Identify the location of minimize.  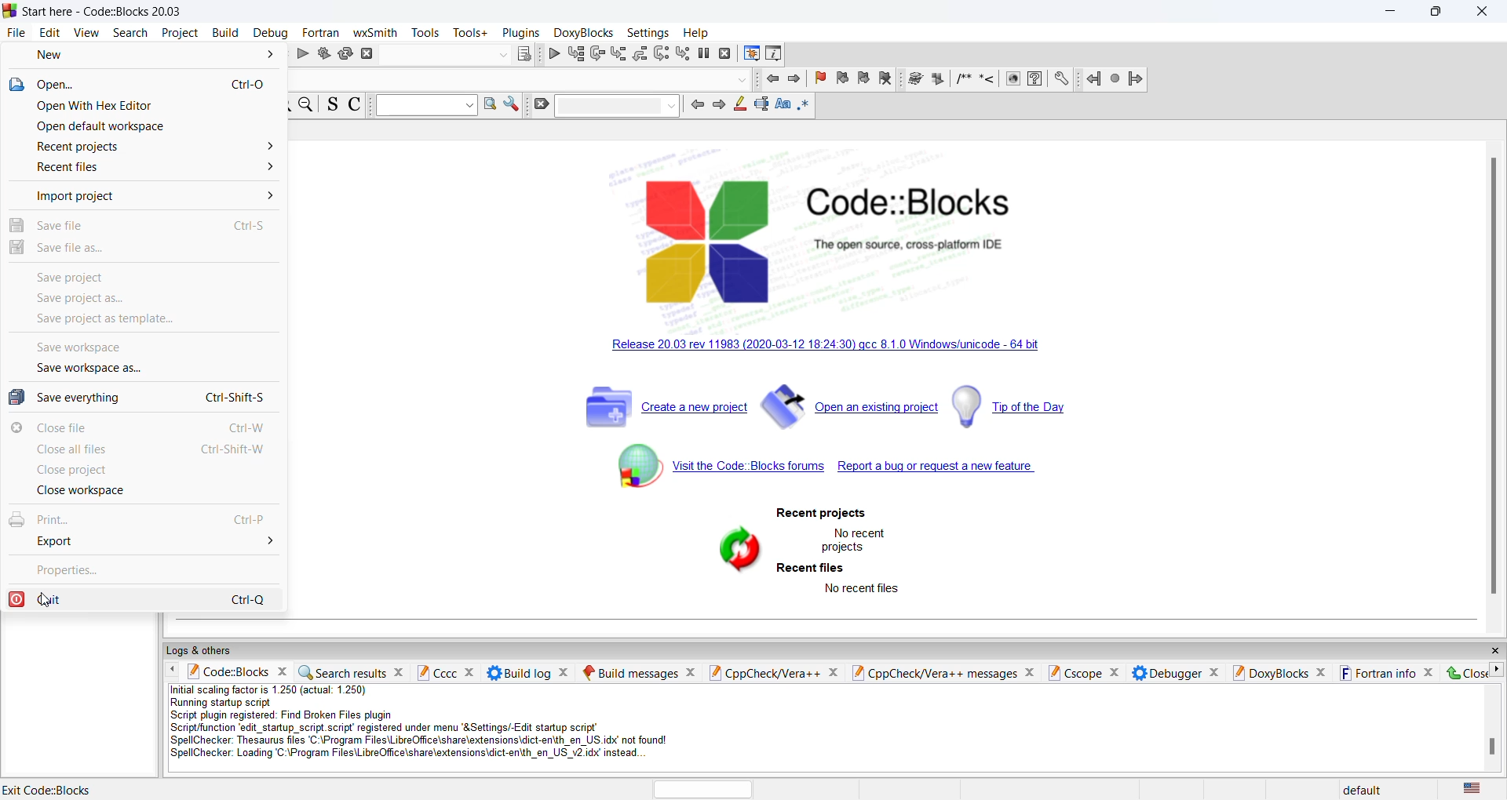
(1392, 12).